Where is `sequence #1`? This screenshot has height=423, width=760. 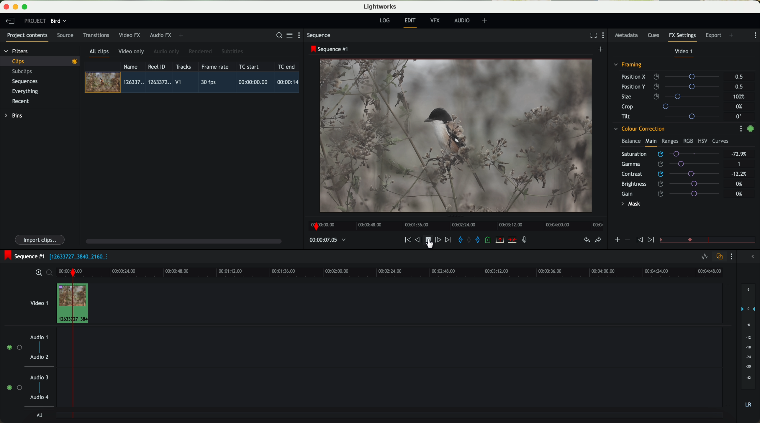
sequence #1 is located at coordinates (23, 256).